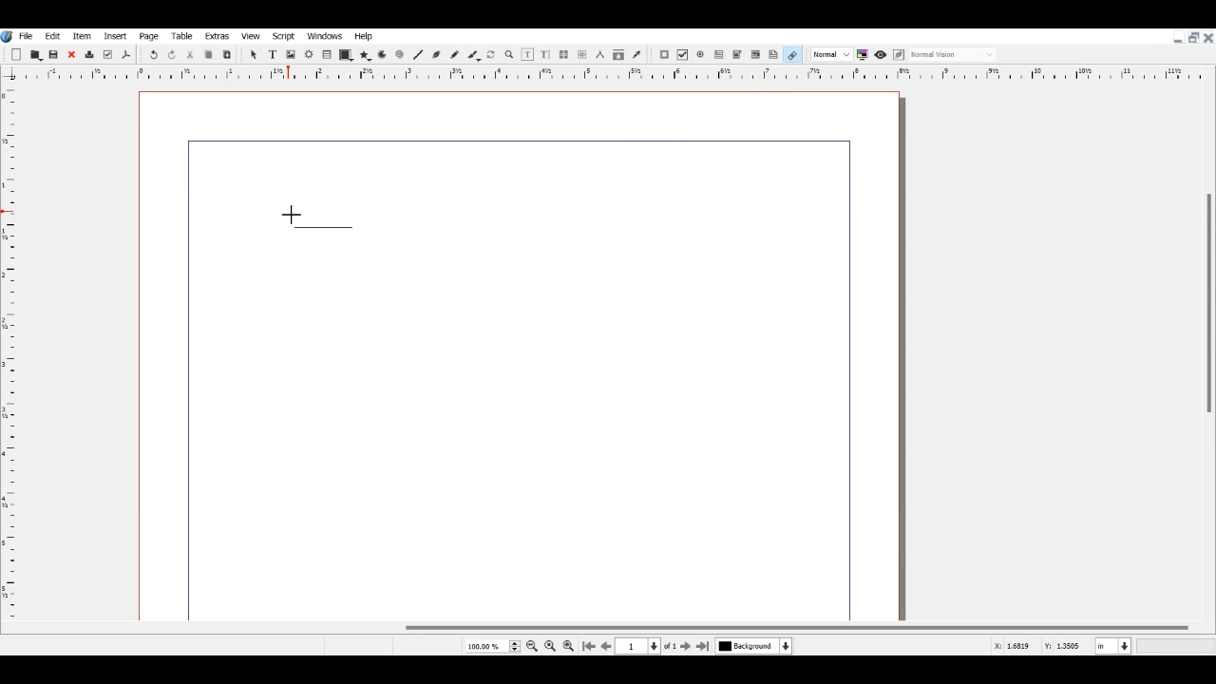 The image size is (1216, 684). Describe the element at coordinates (80, 36) in the screenshot. I see `Item` at that location.